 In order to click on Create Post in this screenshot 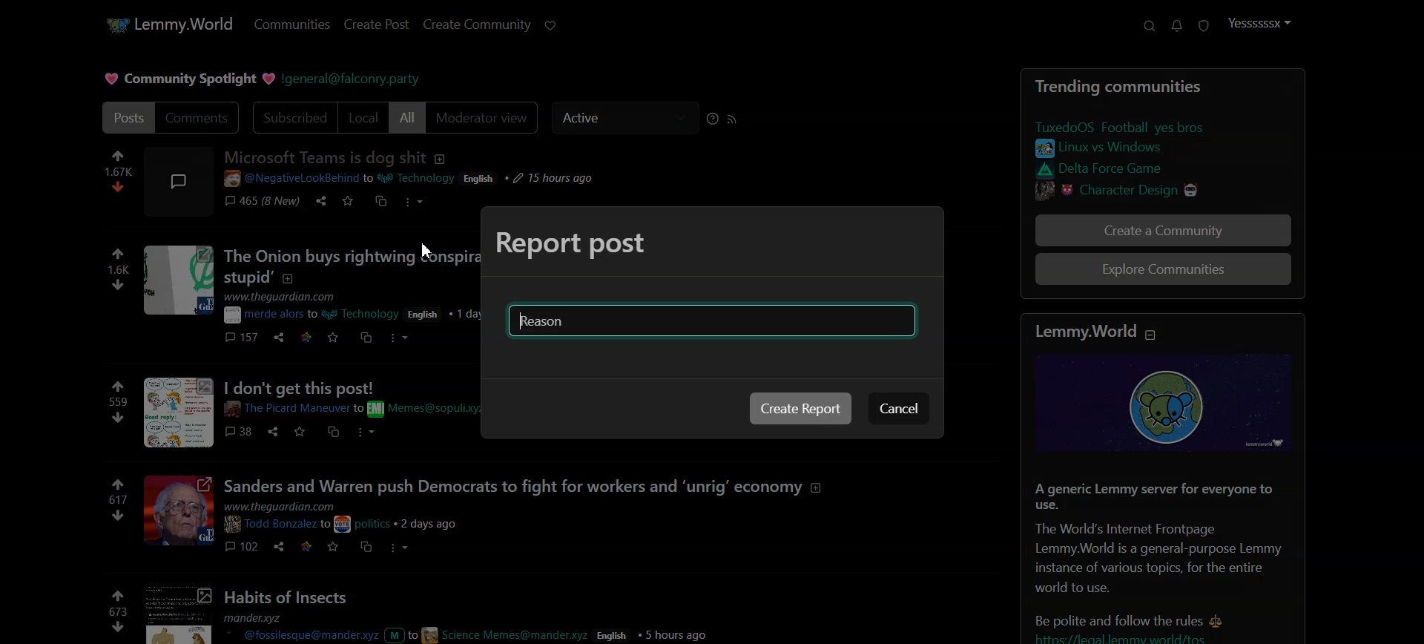, I will do `click(377, 24)`.